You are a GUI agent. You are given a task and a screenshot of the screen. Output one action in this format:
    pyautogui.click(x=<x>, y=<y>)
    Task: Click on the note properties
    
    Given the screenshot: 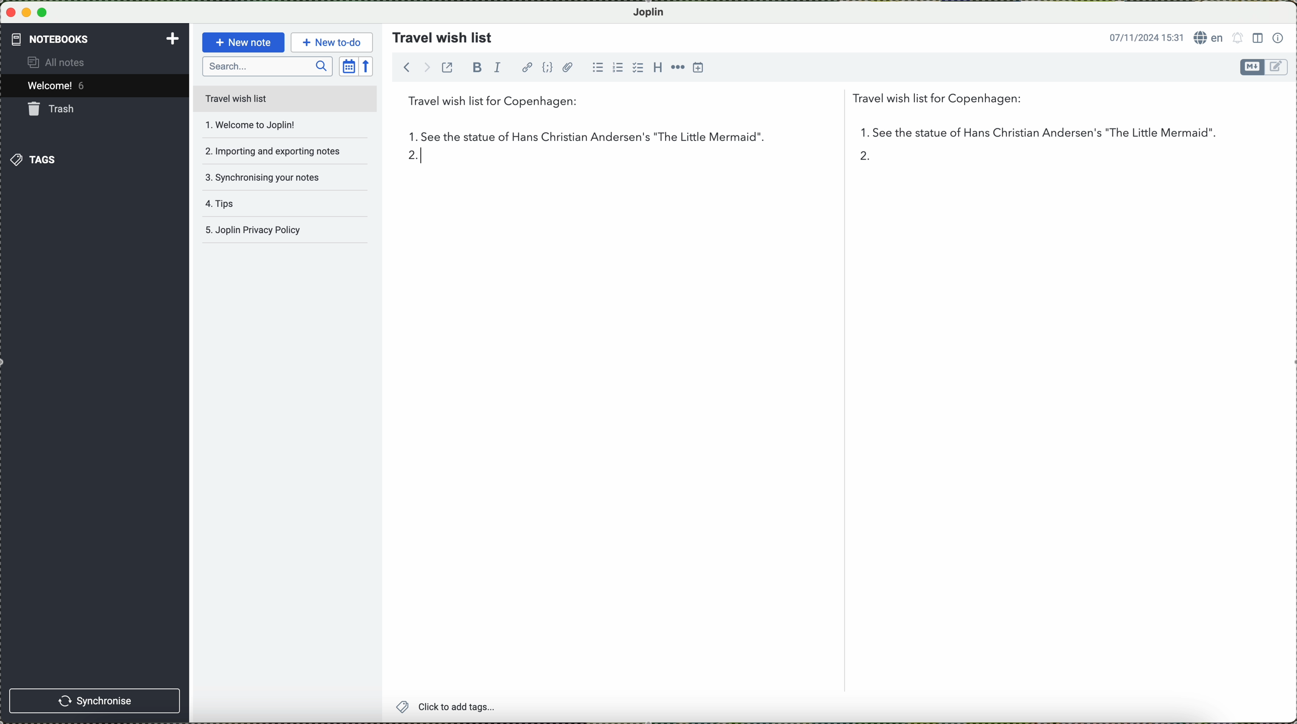 What is the action you would take?
    pyautogui.click(x=1278, y=37)
    